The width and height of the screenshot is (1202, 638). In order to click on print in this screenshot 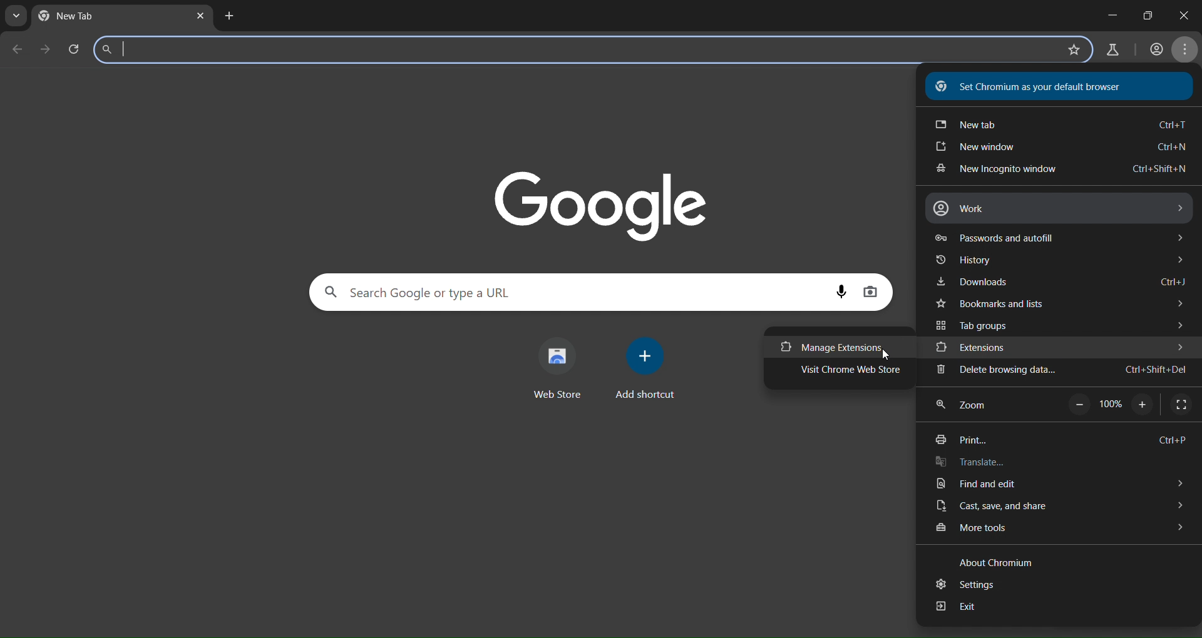, I will do `click(1064, 438)`.